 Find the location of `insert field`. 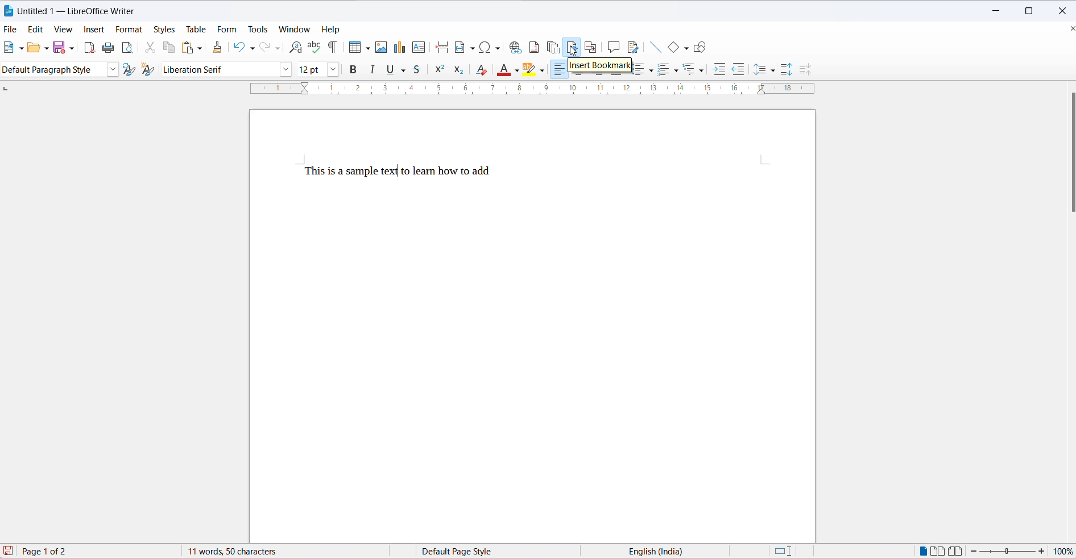

insert field is located at coordinates (465, 47).